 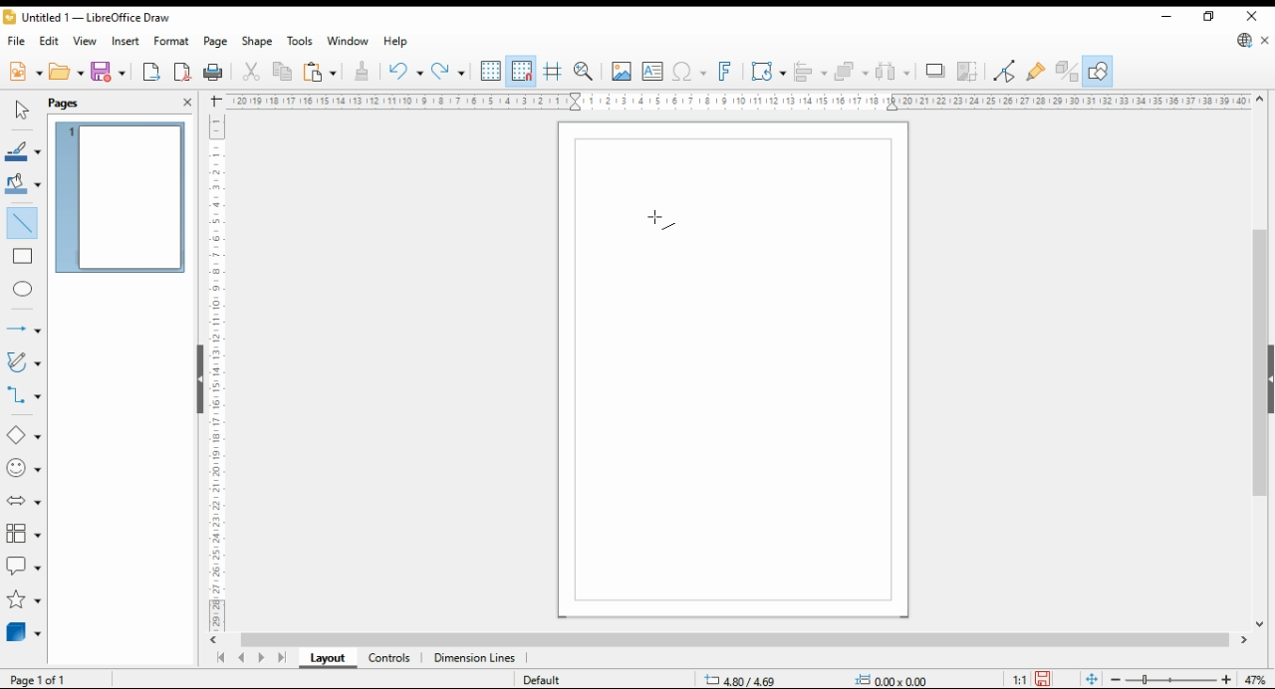 I want to click on screen size, so click(x=749, y=678).